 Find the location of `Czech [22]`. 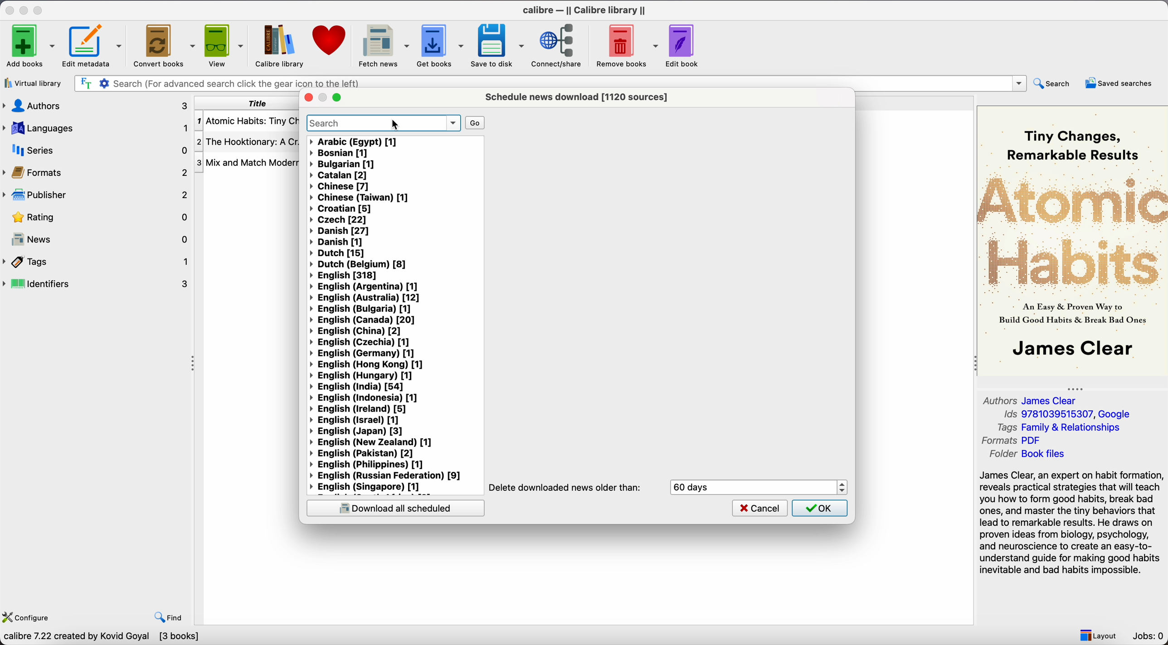

Czech [22] is located at coordinates (338, 219).